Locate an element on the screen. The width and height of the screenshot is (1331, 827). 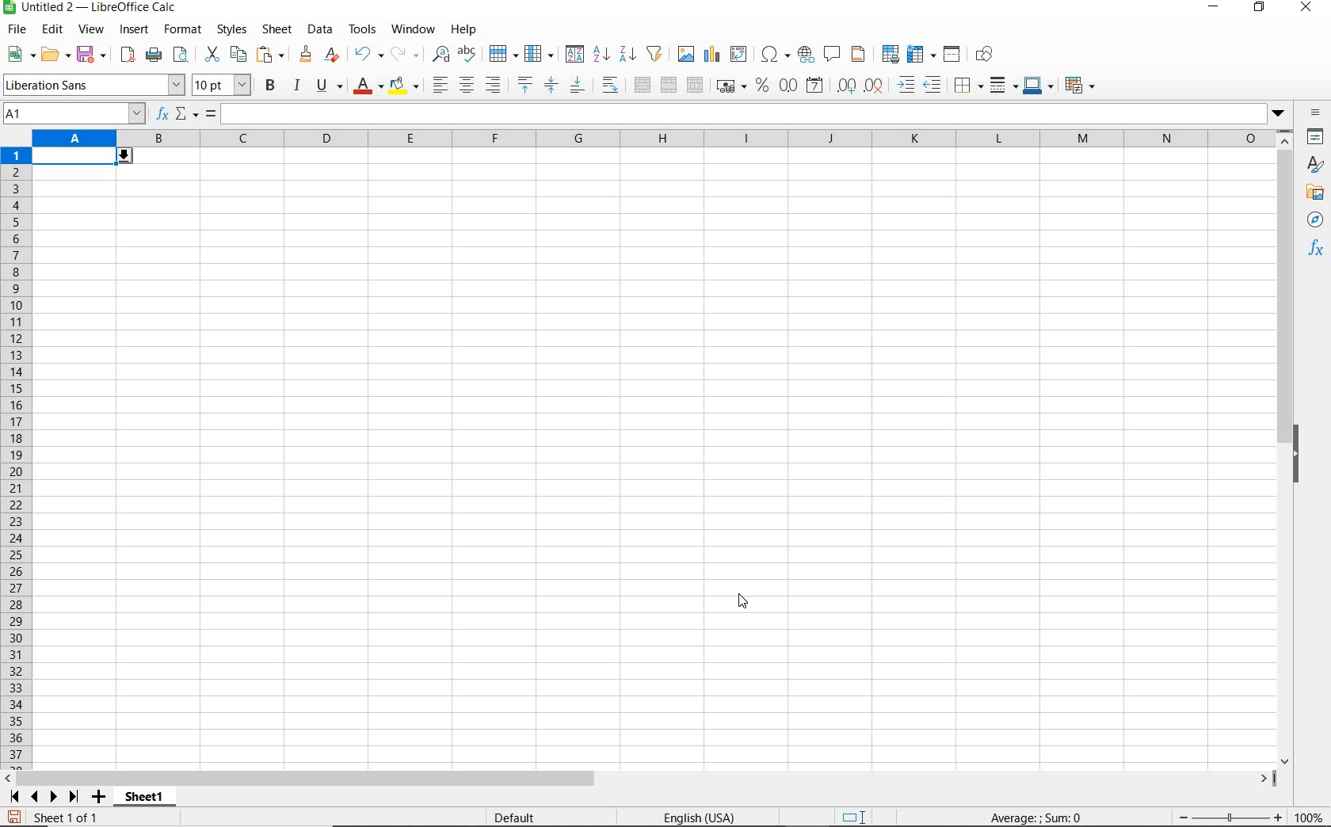
border color is located at coordinates (1038, 85).